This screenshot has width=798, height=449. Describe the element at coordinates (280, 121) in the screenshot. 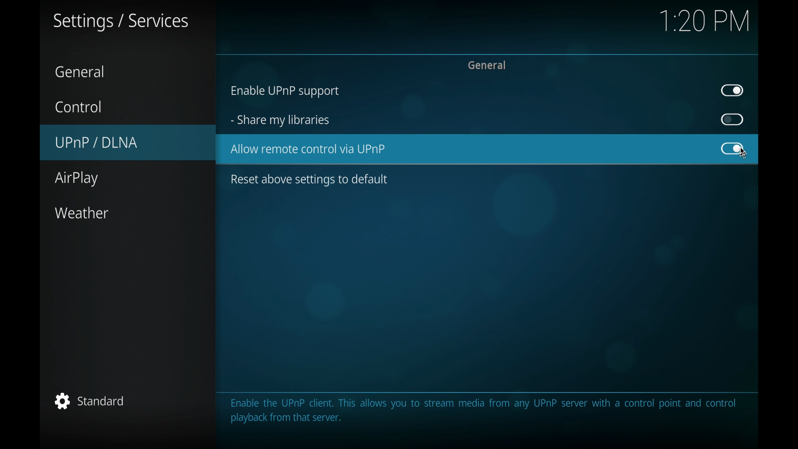

I see `share my libraries` at that location.